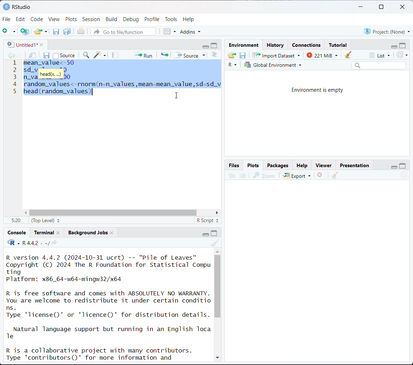 This screenshot has height=365, width=413. Describe the element at coordinates (14, 77) in the screenshot. I see `line number` at that location.